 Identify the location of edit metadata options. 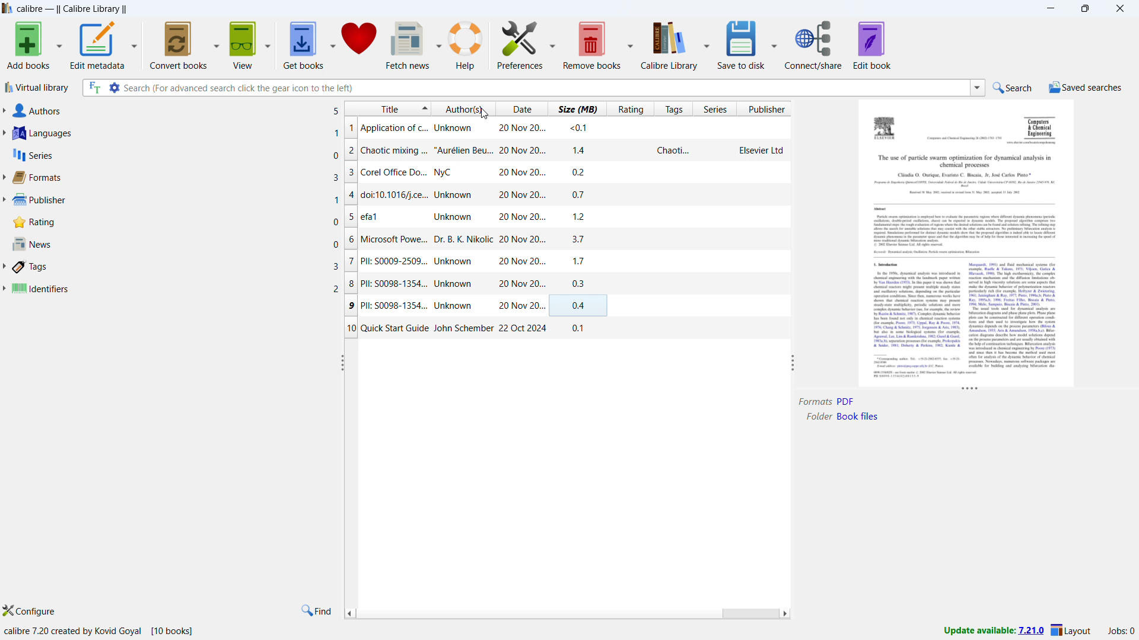
(134, 46).